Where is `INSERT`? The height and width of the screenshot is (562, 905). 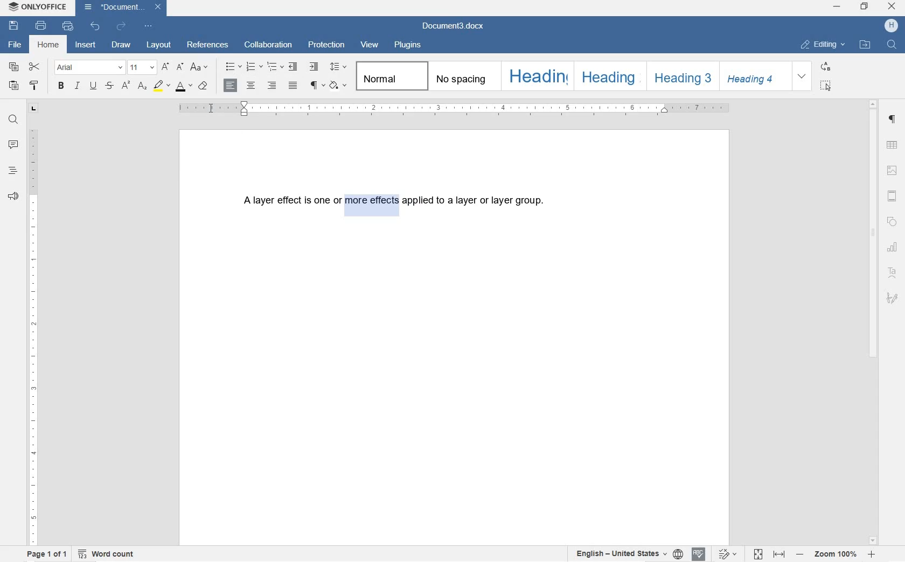 INSERT is located at coordinates (86, 47).